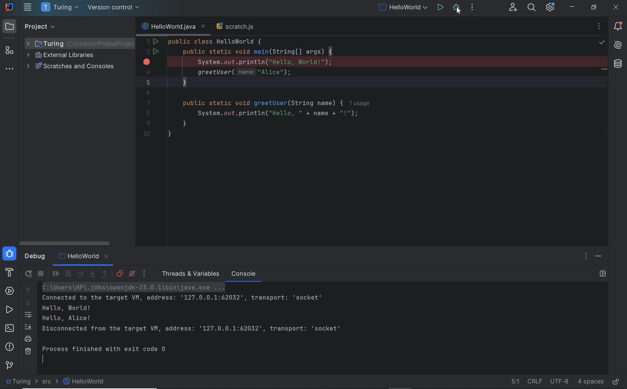  What do you see at coordinates (41, 274) in the screenshot?
I see `stop` at bounding box center [41, 274].